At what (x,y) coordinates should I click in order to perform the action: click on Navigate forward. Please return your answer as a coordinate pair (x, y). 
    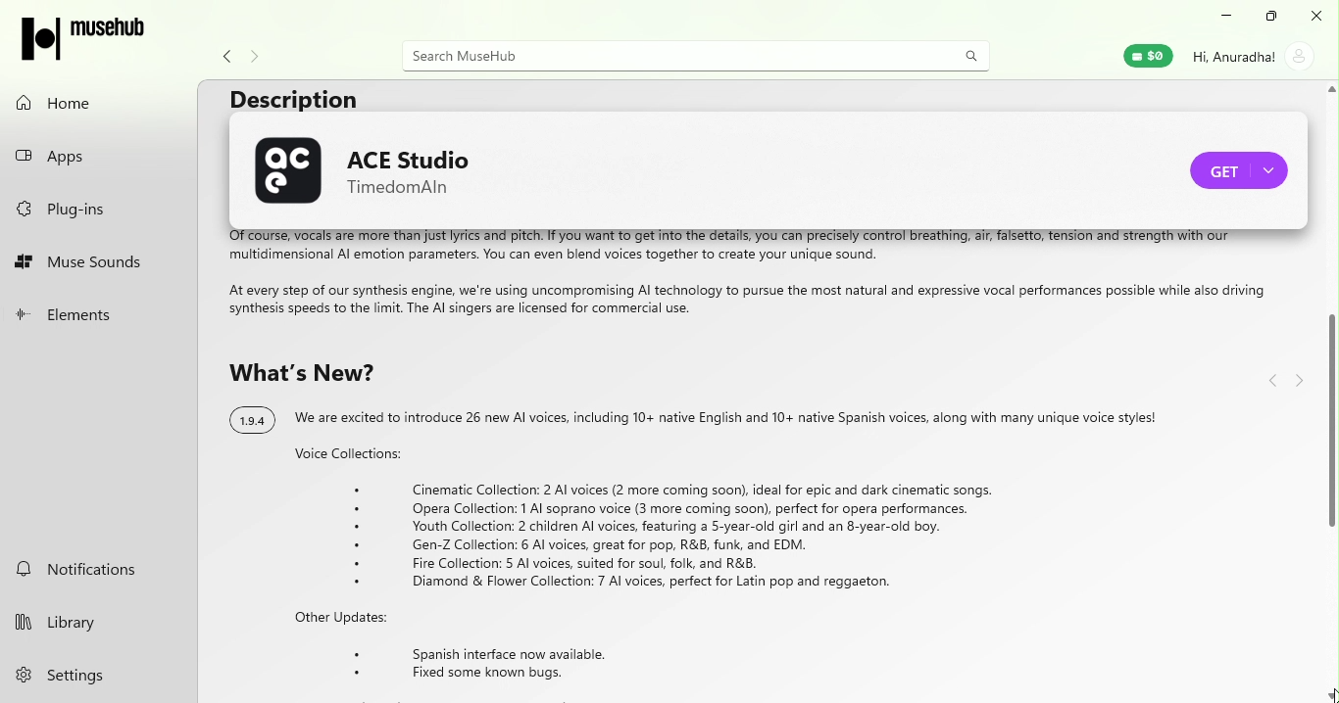
    Looking at the image, I should click on (253, 52).